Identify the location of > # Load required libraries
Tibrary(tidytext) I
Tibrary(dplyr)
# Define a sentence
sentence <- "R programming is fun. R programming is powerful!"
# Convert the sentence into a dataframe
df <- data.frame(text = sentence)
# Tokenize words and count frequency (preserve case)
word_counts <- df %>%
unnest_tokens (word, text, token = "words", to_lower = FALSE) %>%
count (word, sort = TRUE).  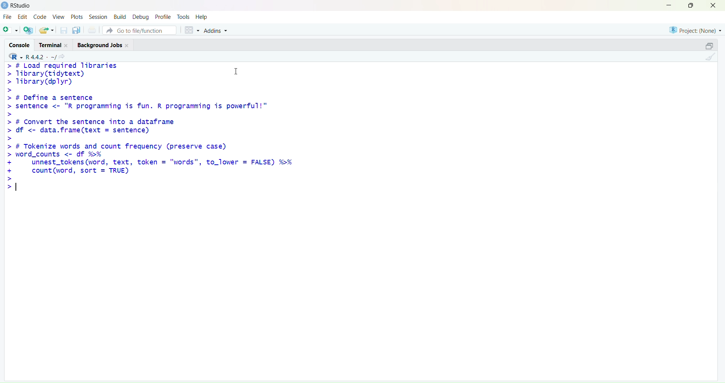
(174, 129).